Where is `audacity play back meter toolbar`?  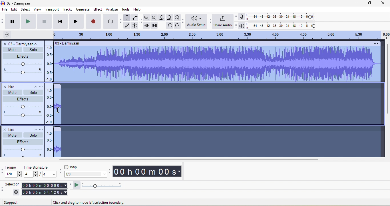 audacity play back meter toolbar is located at coordinates (238, 26).